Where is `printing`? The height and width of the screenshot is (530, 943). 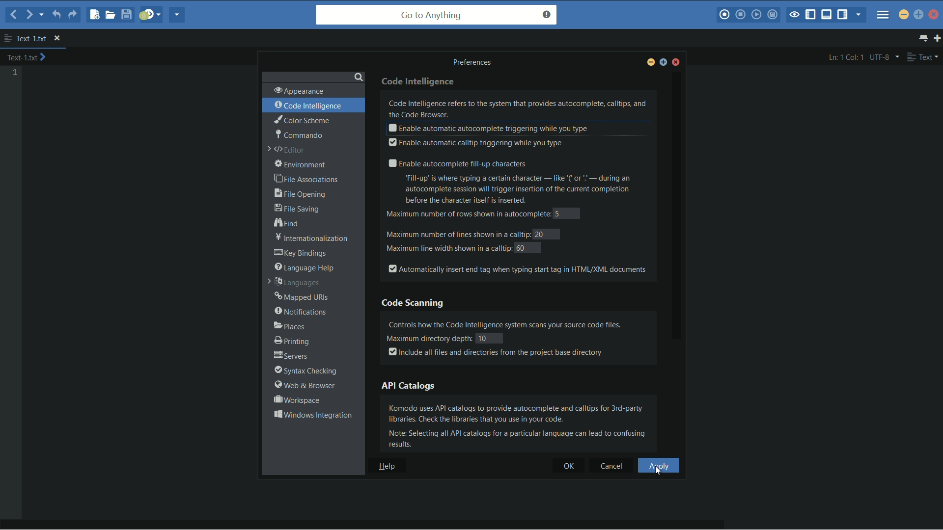
printing is located at coordinates (291, 342).